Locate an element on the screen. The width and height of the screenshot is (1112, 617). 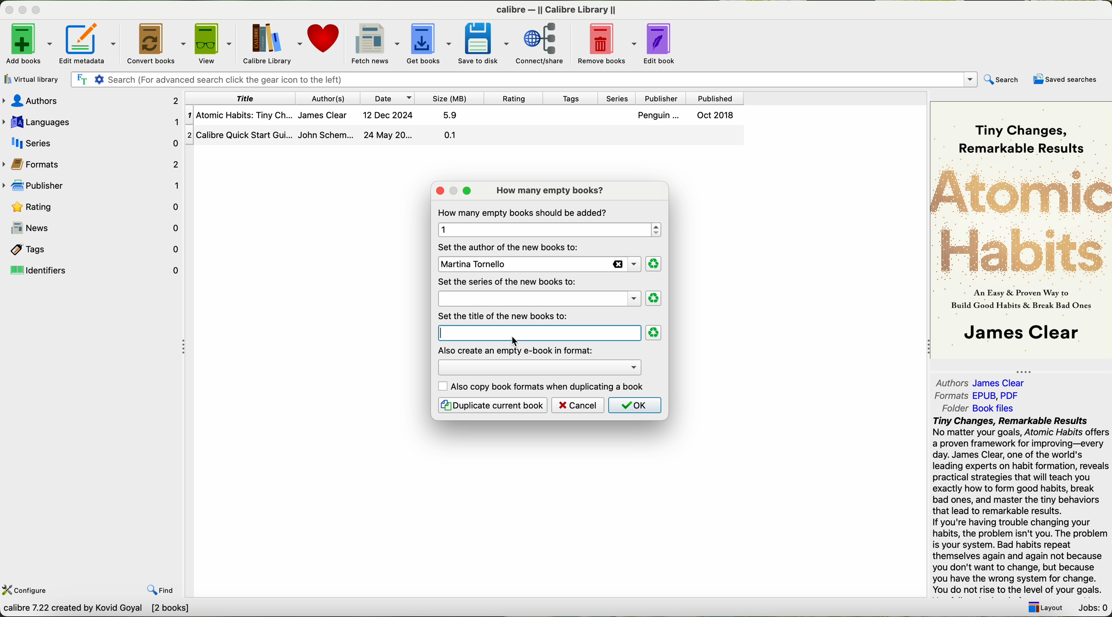
clear is located at coordinates (653, 264).